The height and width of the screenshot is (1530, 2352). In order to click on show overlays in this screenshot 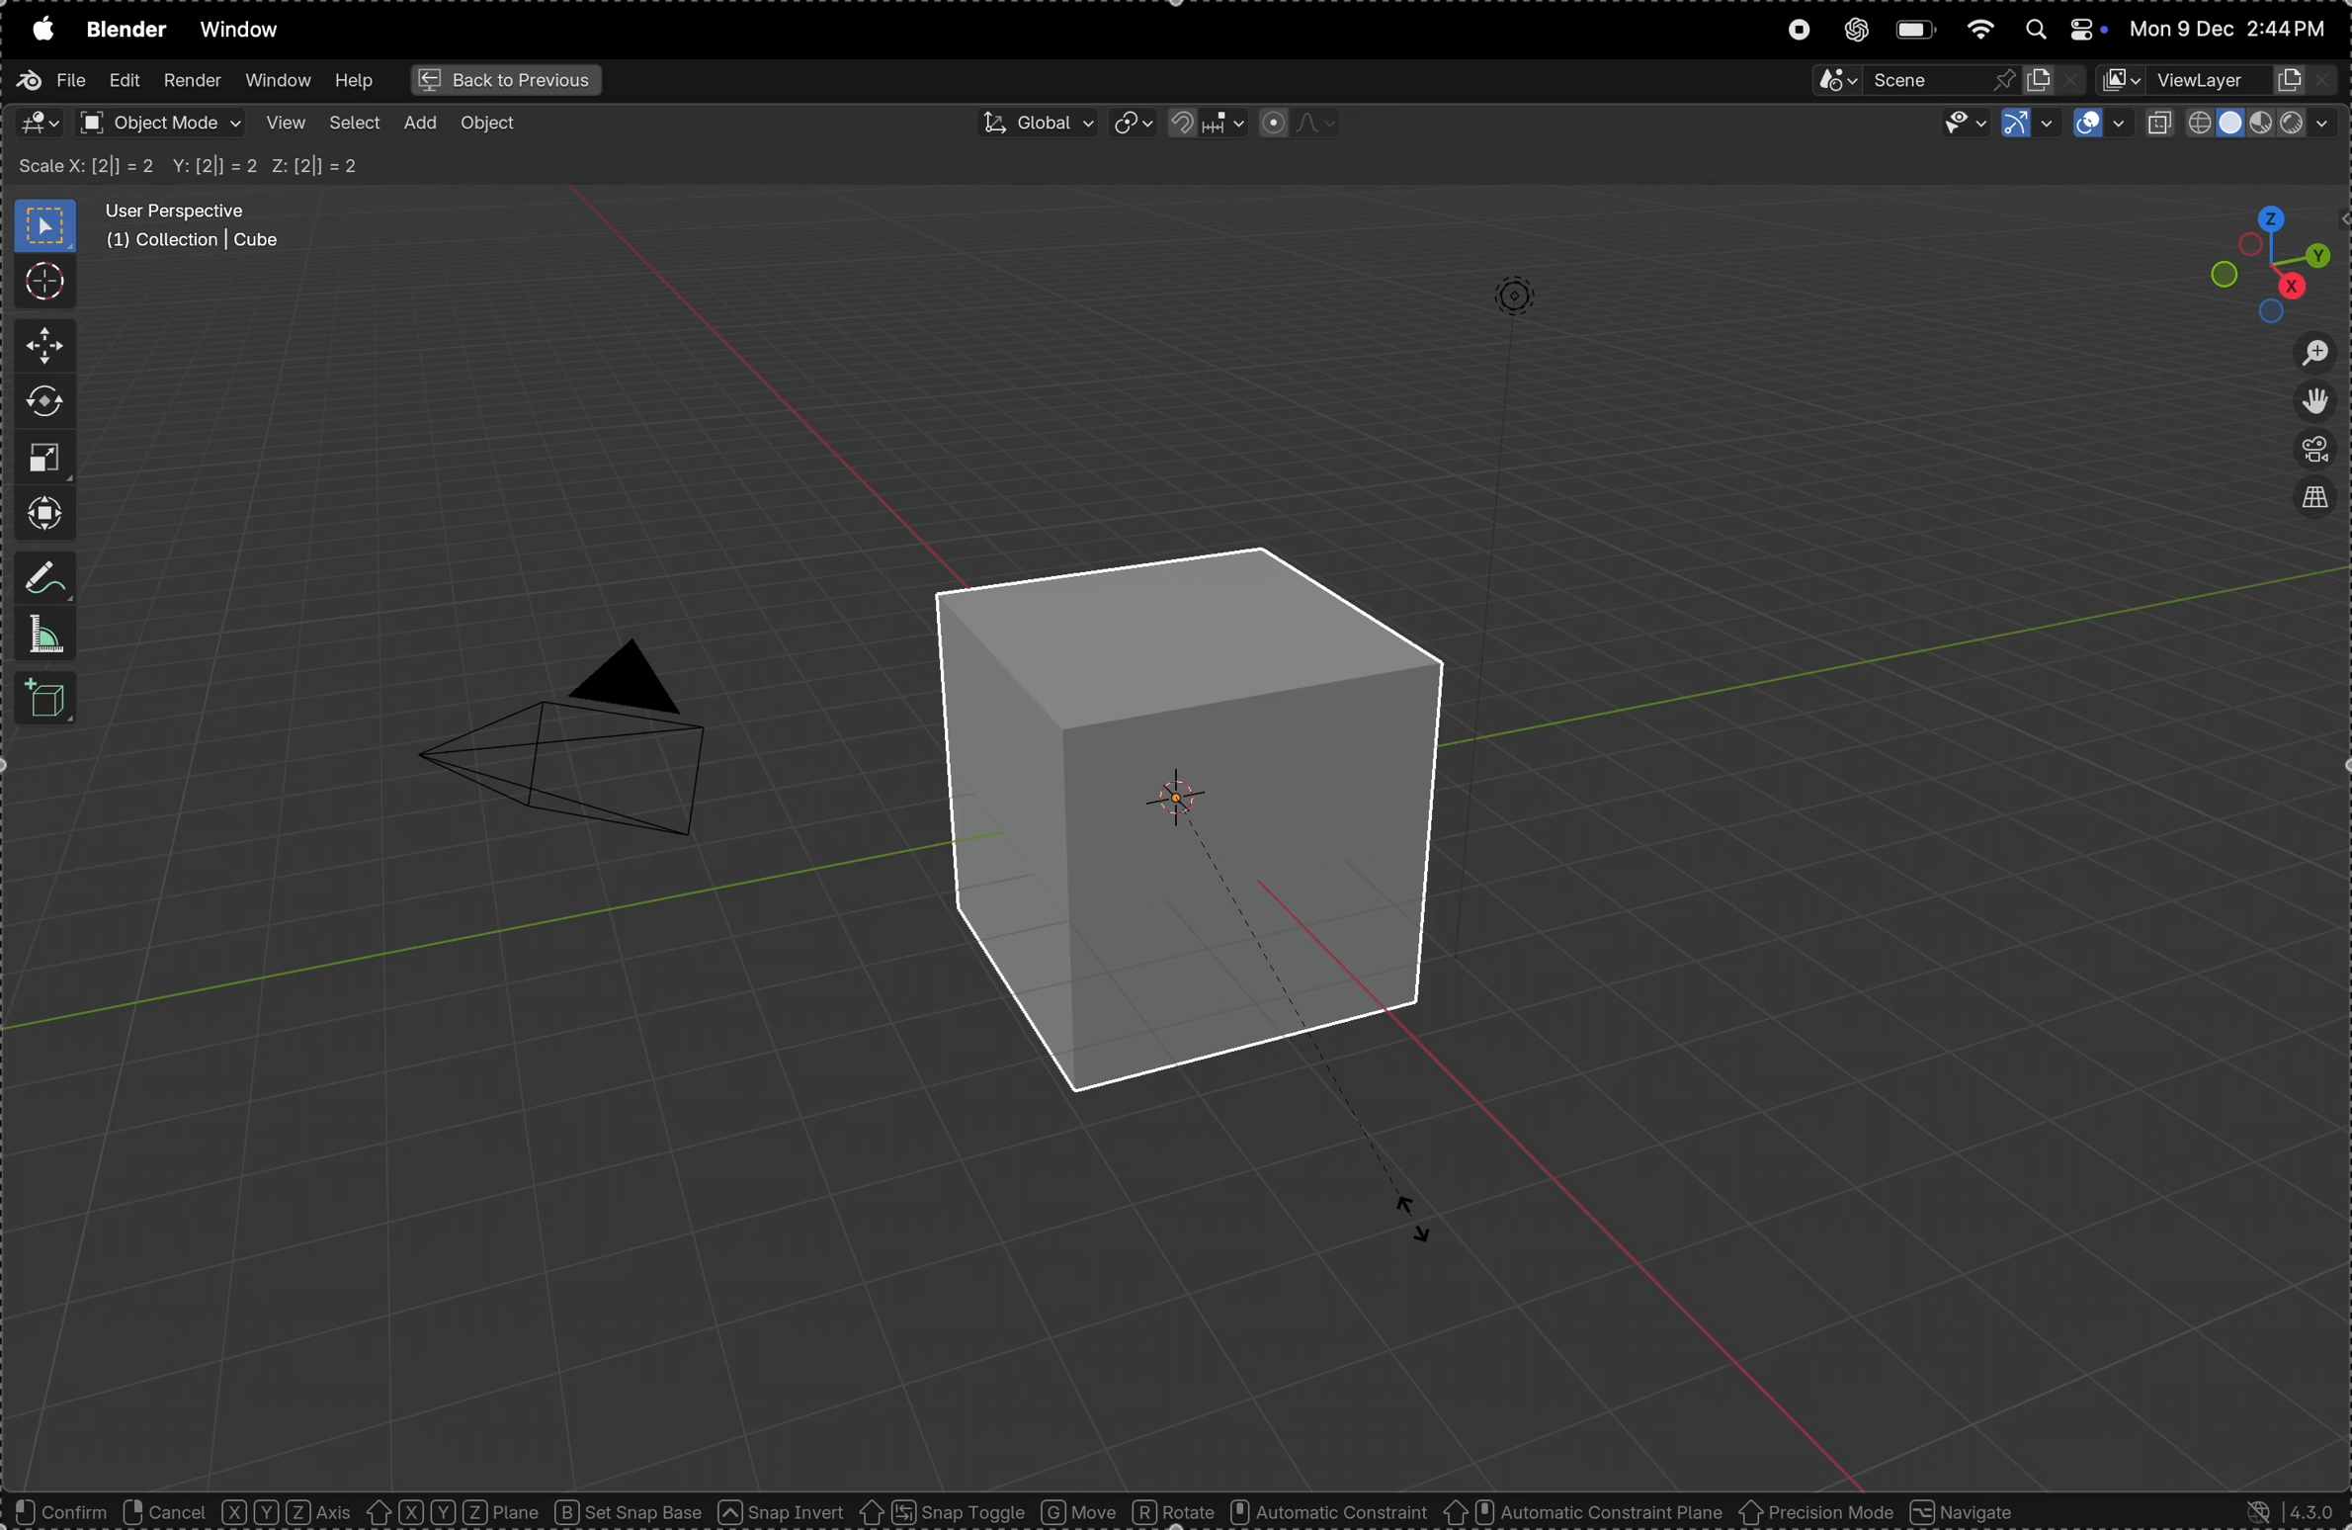, I will do `click(2100, 126)`.